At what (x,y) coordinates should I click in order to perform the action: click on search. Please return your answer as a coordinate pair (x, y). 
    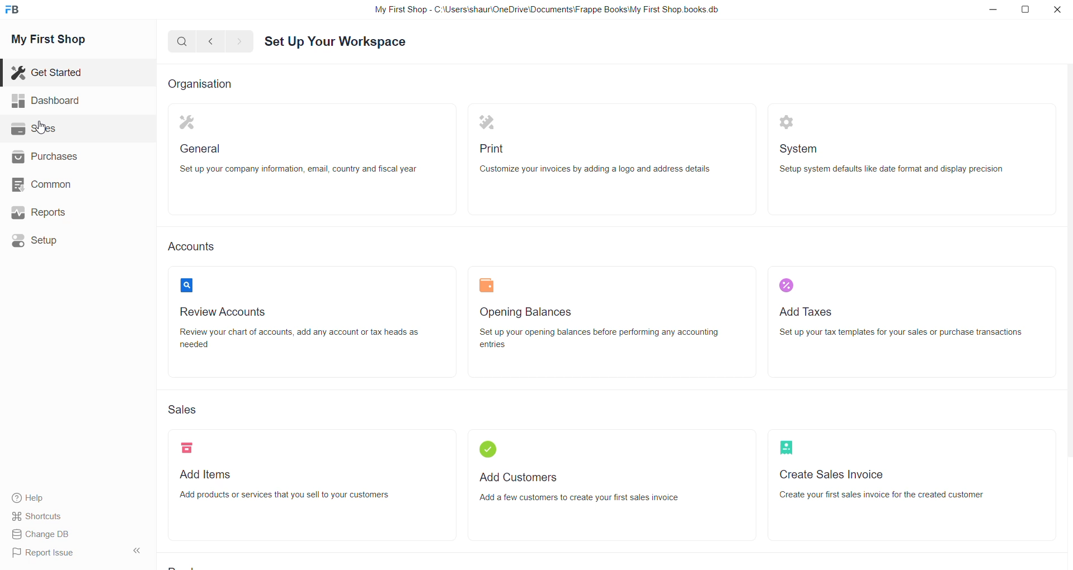
    Looking at the image, I should click on (181, 44).